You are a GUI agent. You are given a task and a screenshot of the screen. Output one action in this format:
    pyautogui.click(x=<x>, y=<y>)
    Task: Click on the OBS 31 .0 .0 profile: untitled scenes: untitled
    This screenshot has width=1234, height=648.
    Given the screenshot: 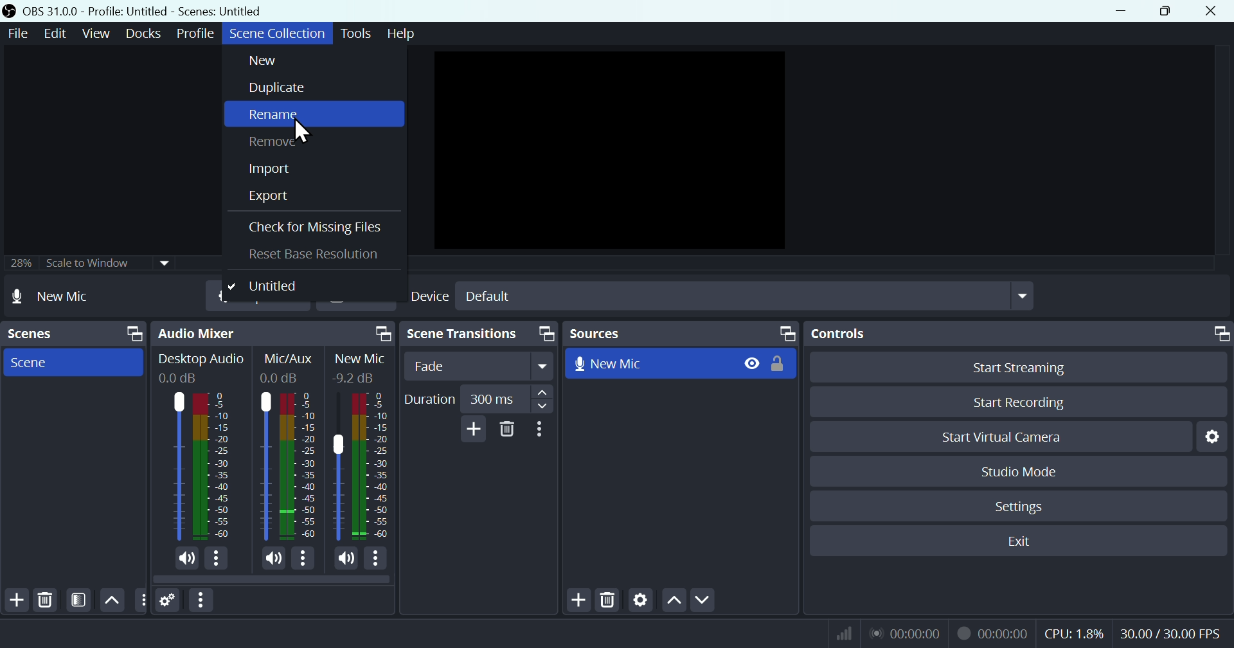 What is the action you would take?
    pyautogui.click(x=167, y=12)
    